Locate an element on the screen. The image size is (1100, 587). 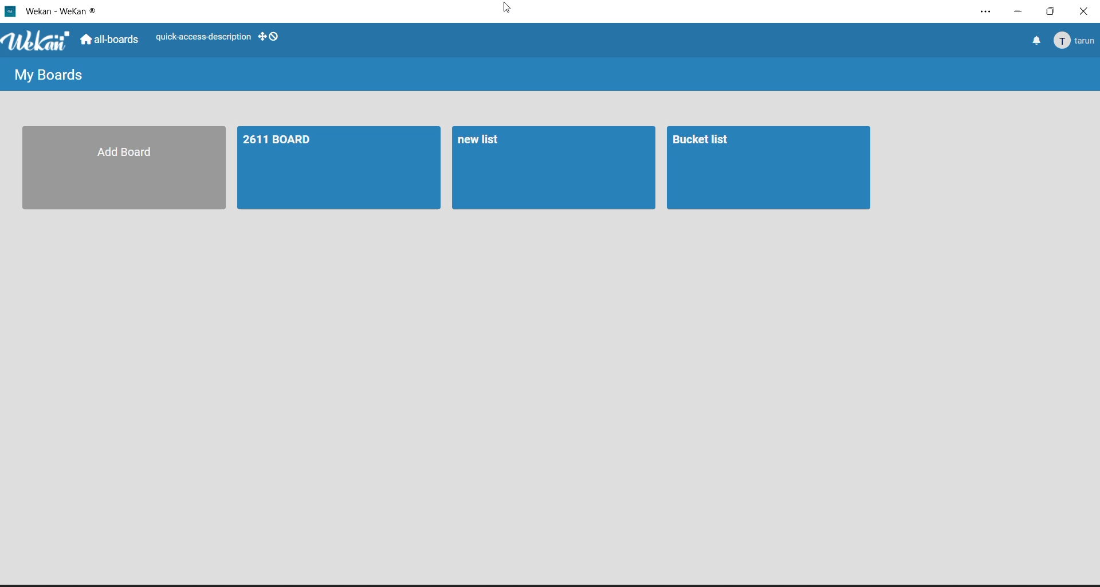
quick access description is located at coordinates (203, 39).